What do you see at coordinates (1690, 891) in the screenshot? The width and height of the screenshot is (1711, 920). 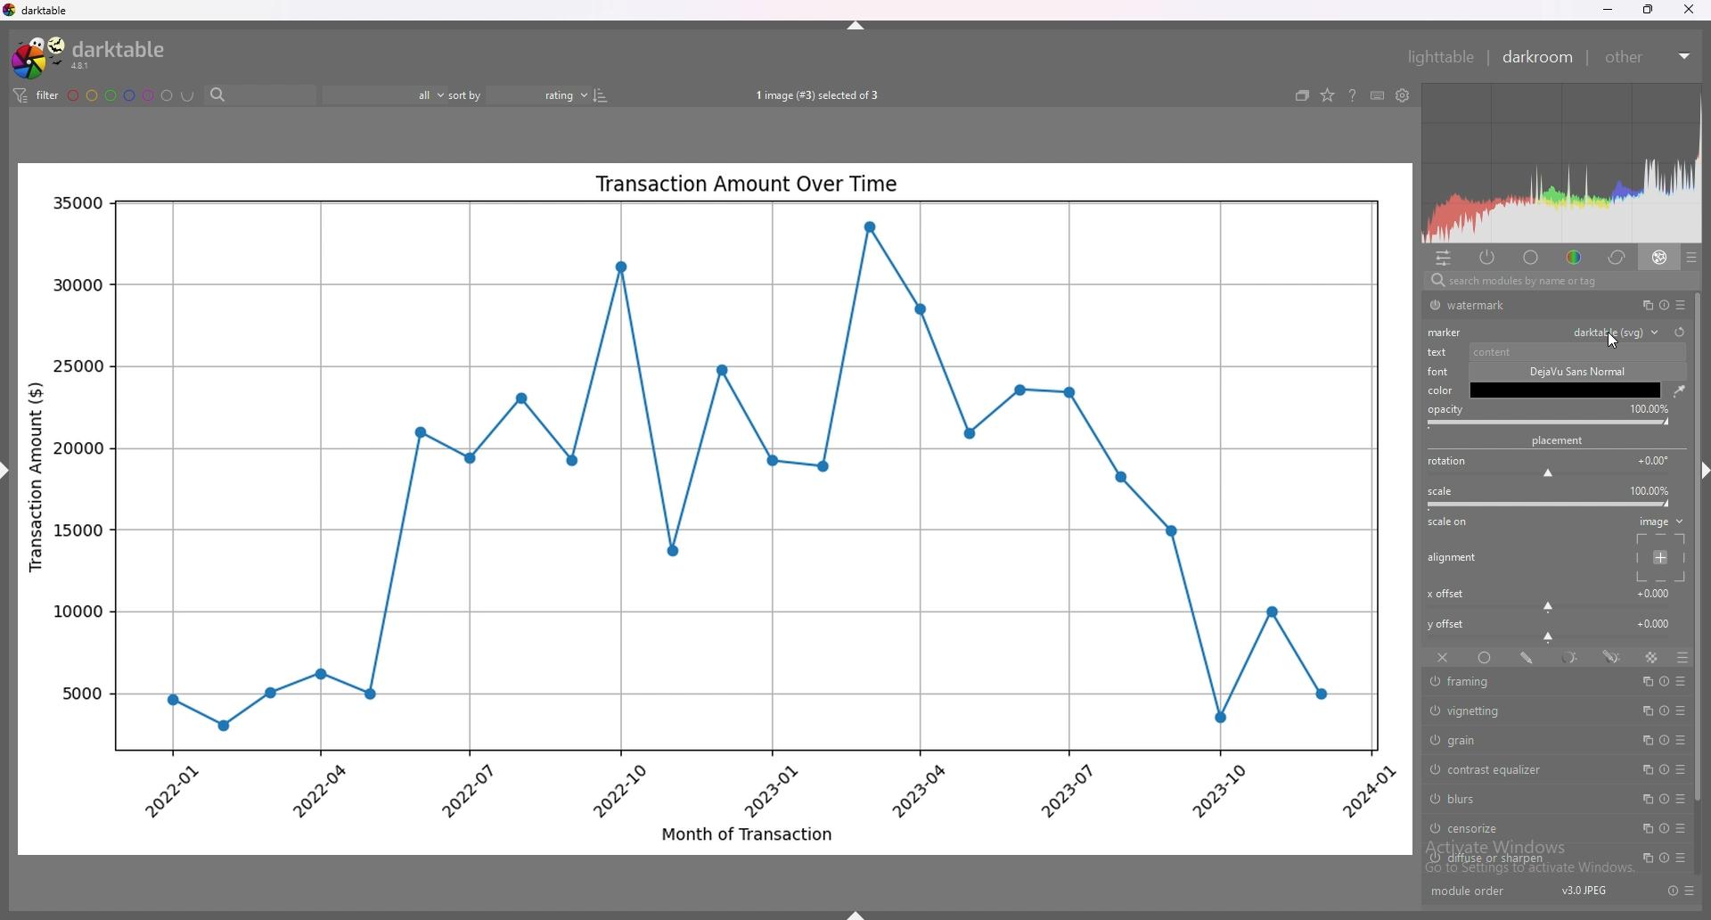 I see `presets` at bounding box center [1690, 891].